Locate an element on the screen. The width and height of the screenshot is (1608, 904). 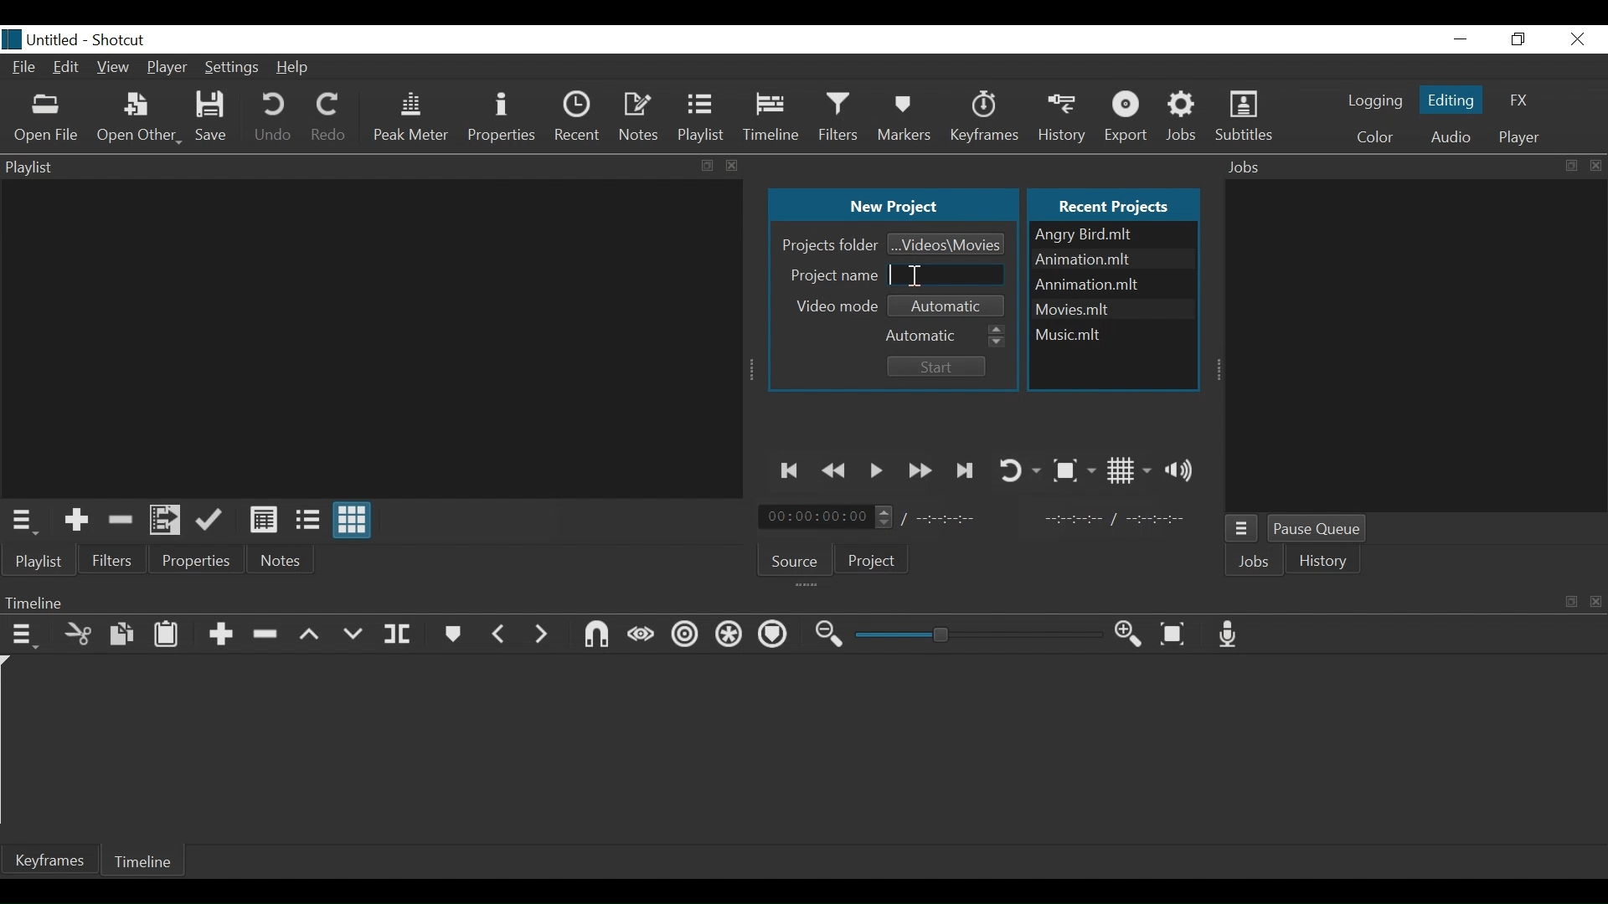
Copy is located at coordinates (123, 634).